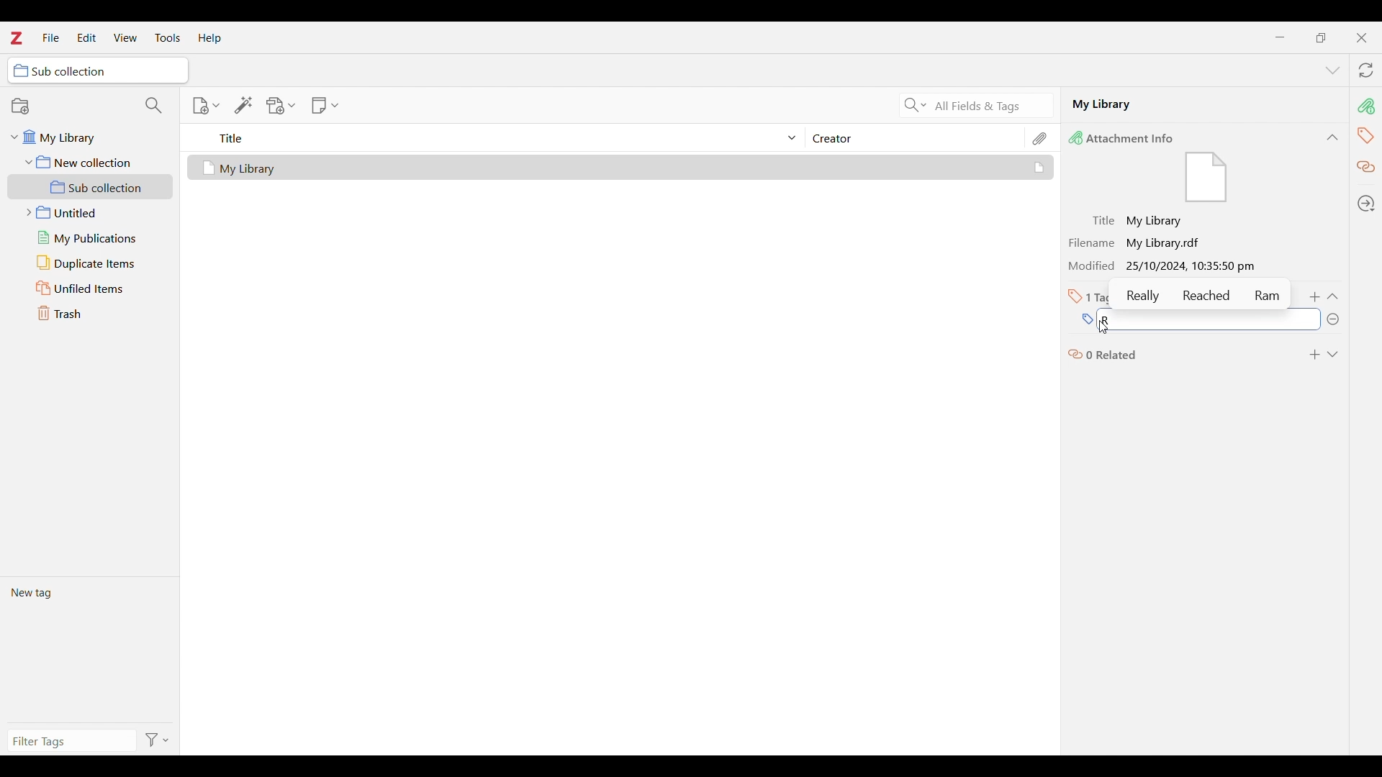 The height and width of the screenshot is (777, 1382). I want to click on Filter collections, so click(154, 105).